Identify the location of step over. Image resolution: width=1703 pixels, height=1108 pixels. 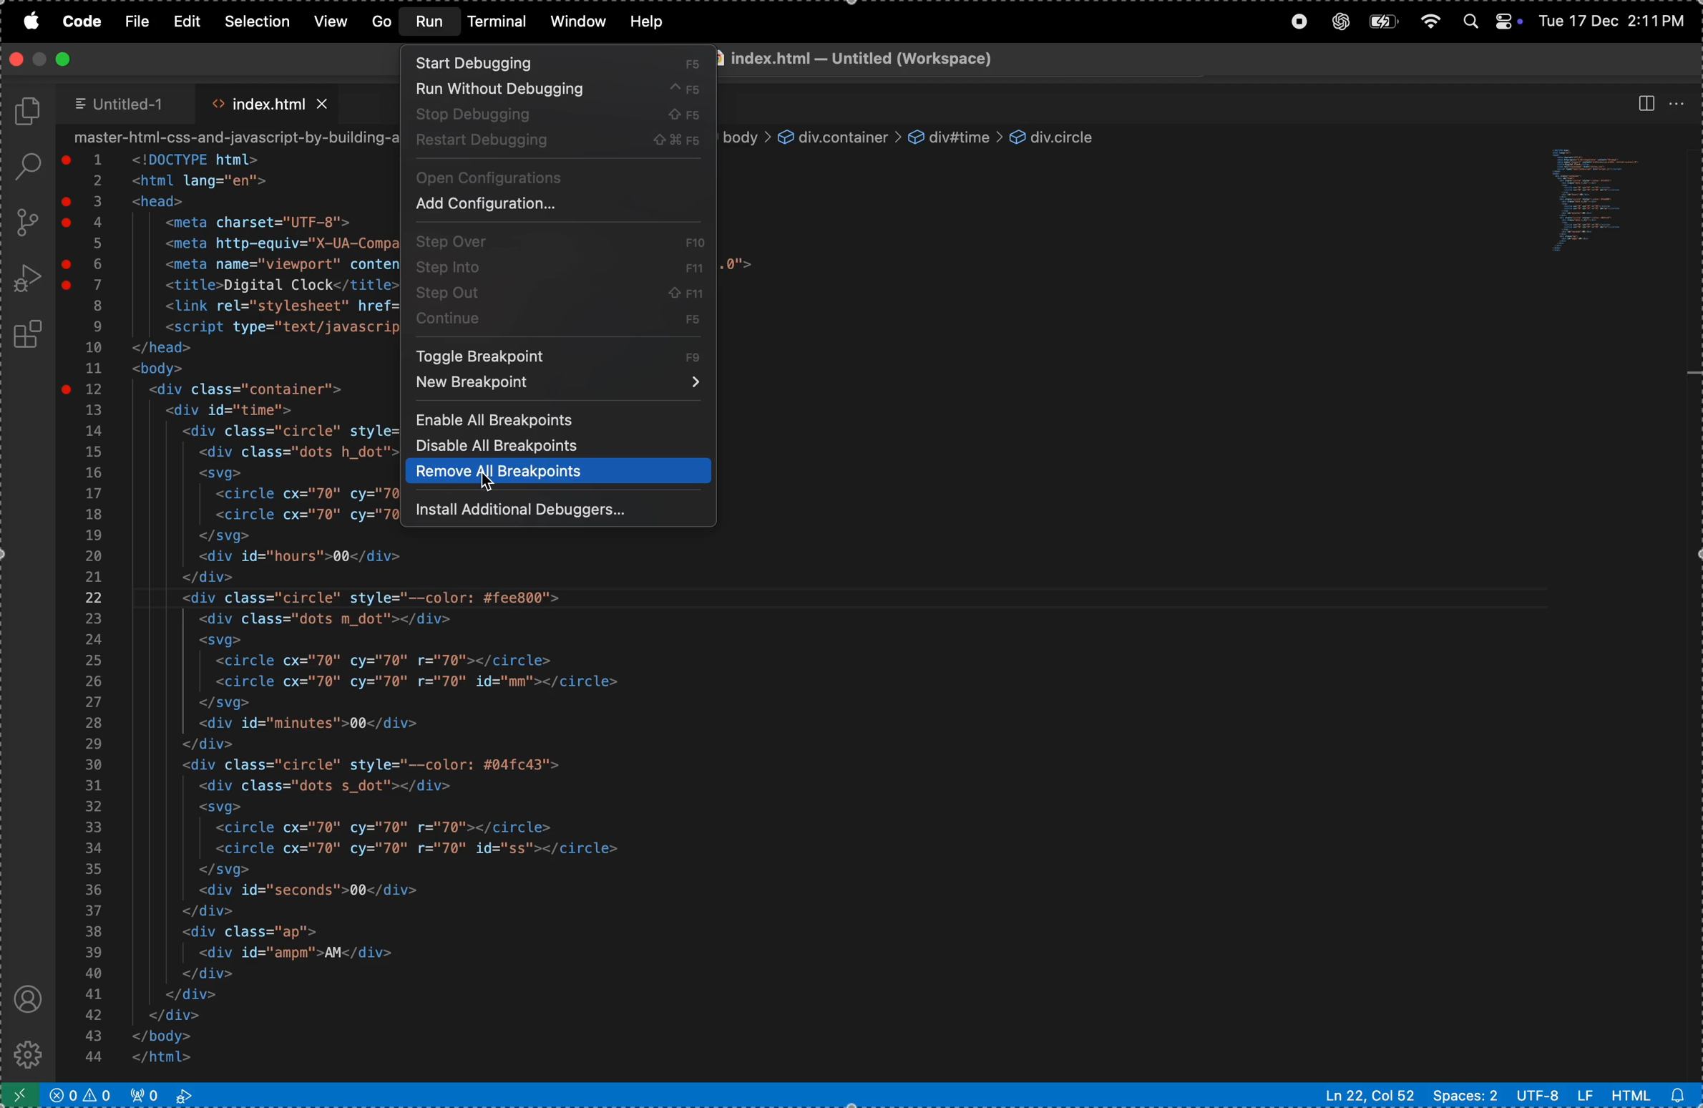
(557, 238).